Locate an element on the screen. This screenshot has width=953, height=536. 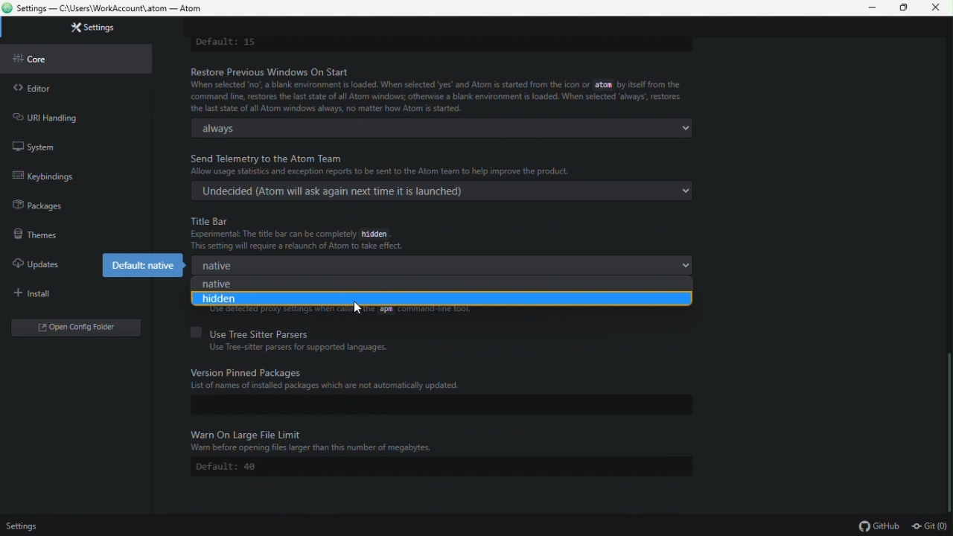
minimize is located at coordinates (870, 8).